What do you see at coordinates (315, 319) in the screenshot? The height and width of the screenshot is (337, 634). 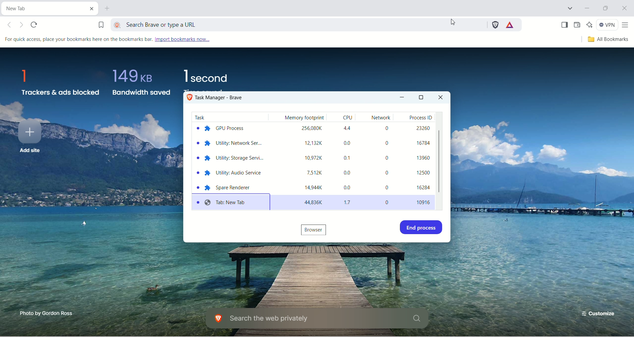 I see `Search the web privately ` at bounding box center [315, 319].